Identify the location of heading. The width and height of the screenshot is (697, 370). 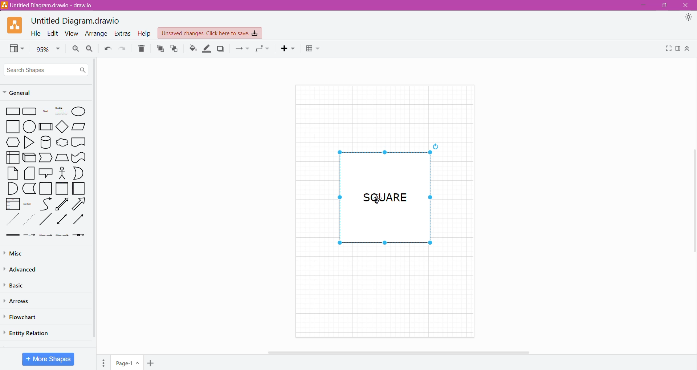
(61, 111).